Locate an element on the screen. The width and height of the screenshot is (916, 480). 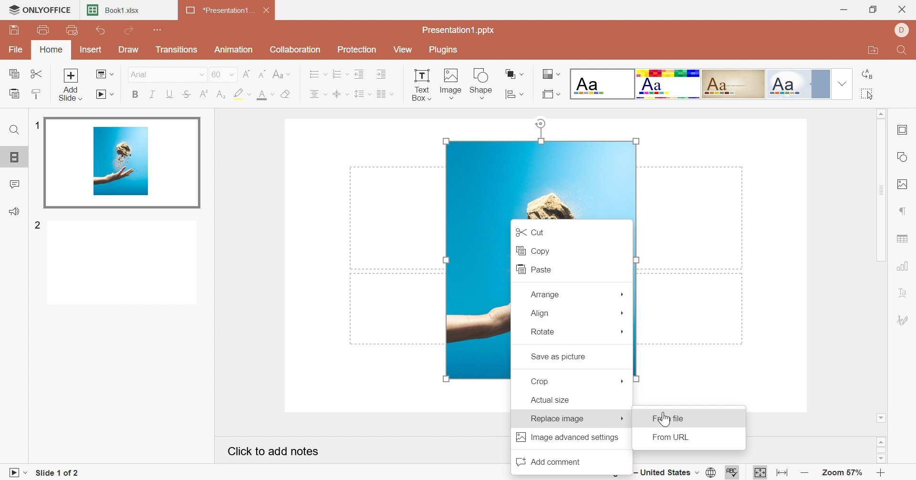
Find is located at coordinates (904, 51).